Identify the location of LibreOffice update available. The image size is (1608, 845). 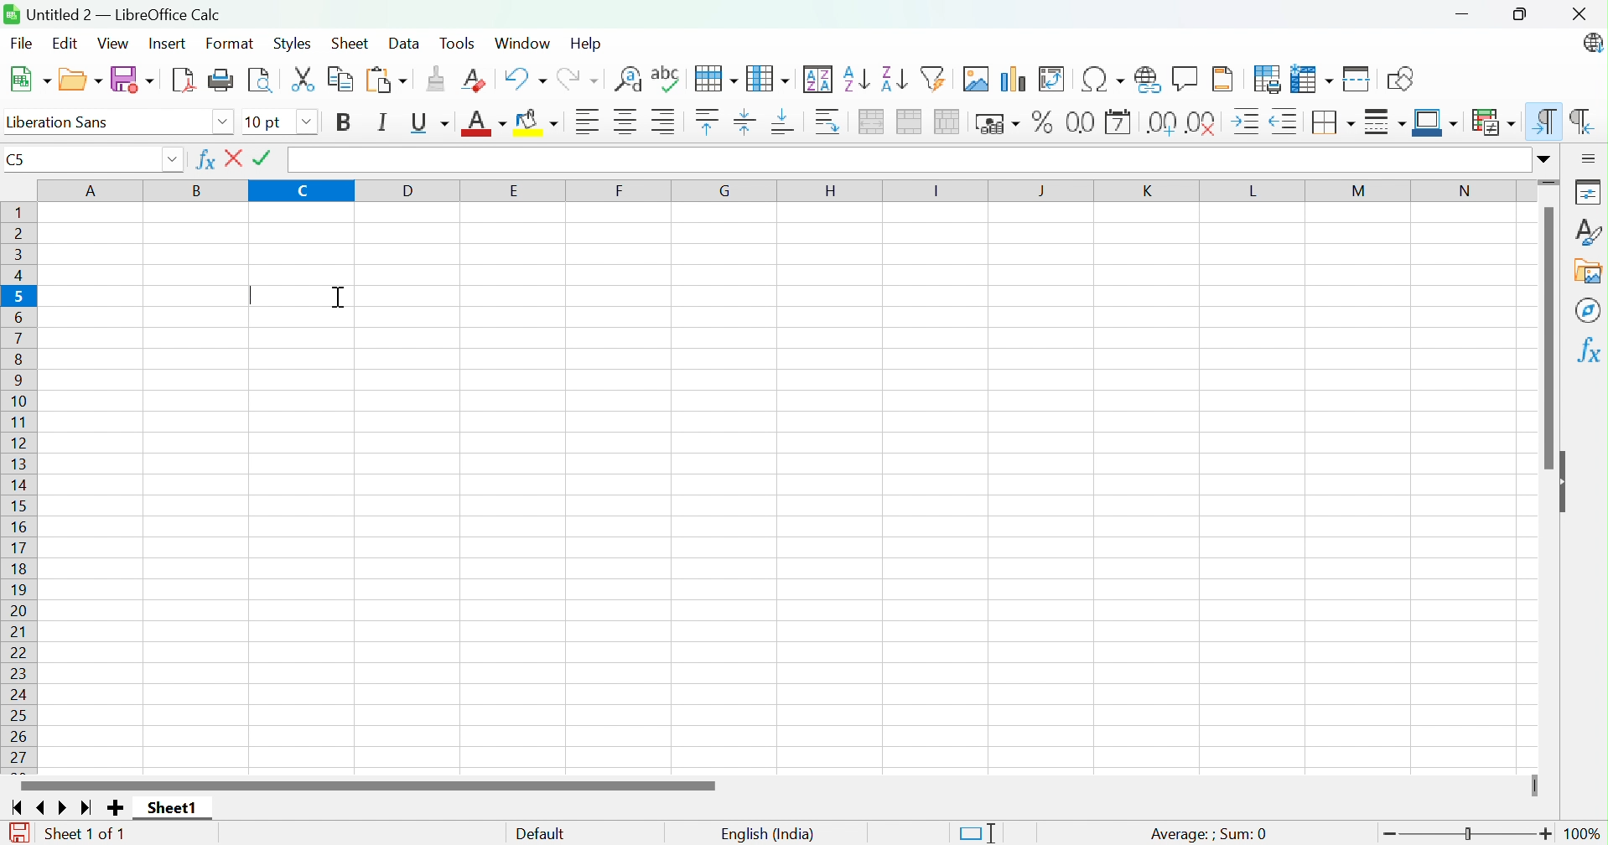
(1591, 43).